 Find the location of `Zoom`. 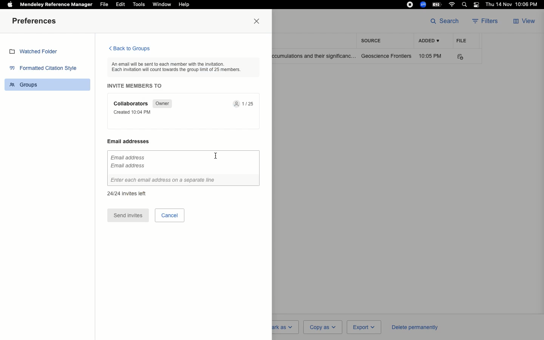

Zoom is located at coordinates (423, 5).